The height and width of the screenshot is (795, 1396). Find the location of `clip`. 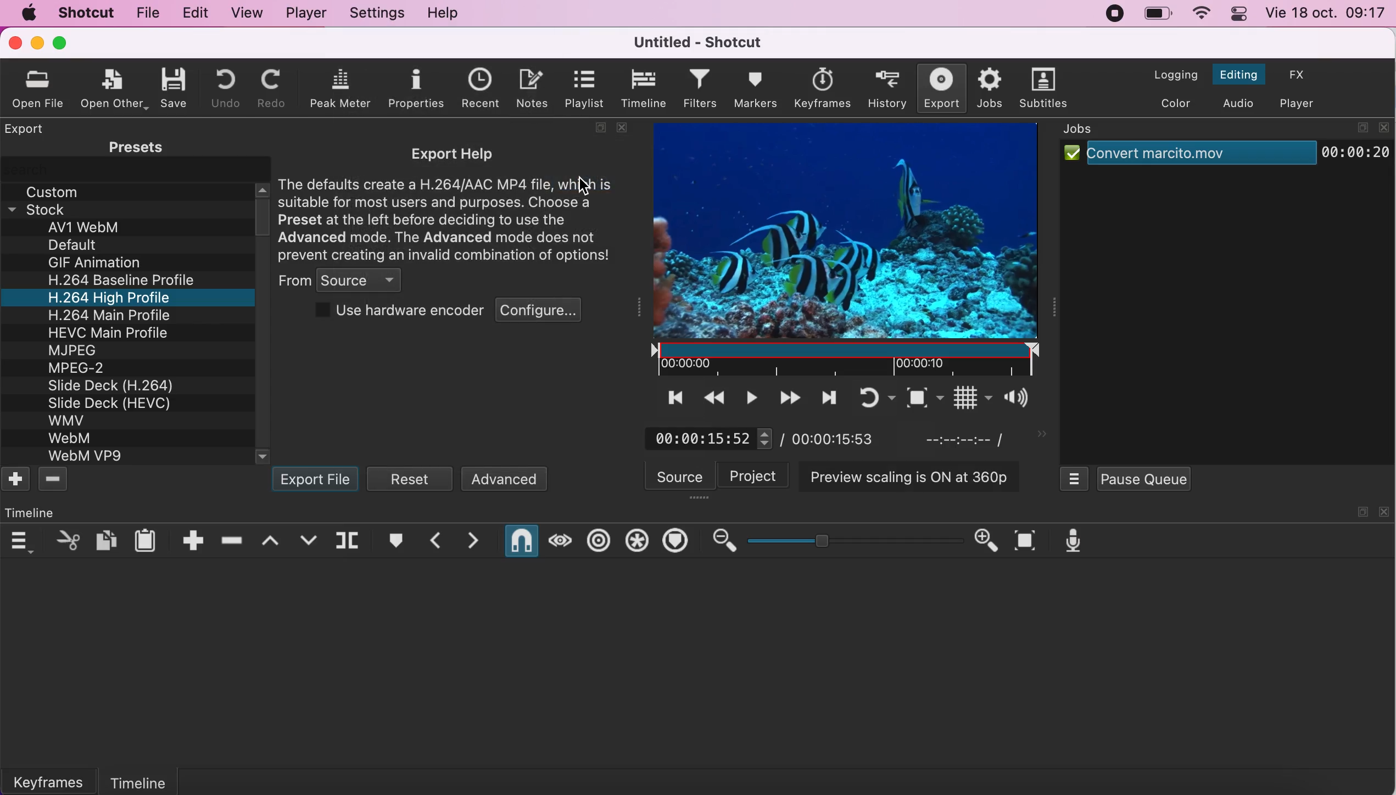

clip is located at coordinates (849, 249).